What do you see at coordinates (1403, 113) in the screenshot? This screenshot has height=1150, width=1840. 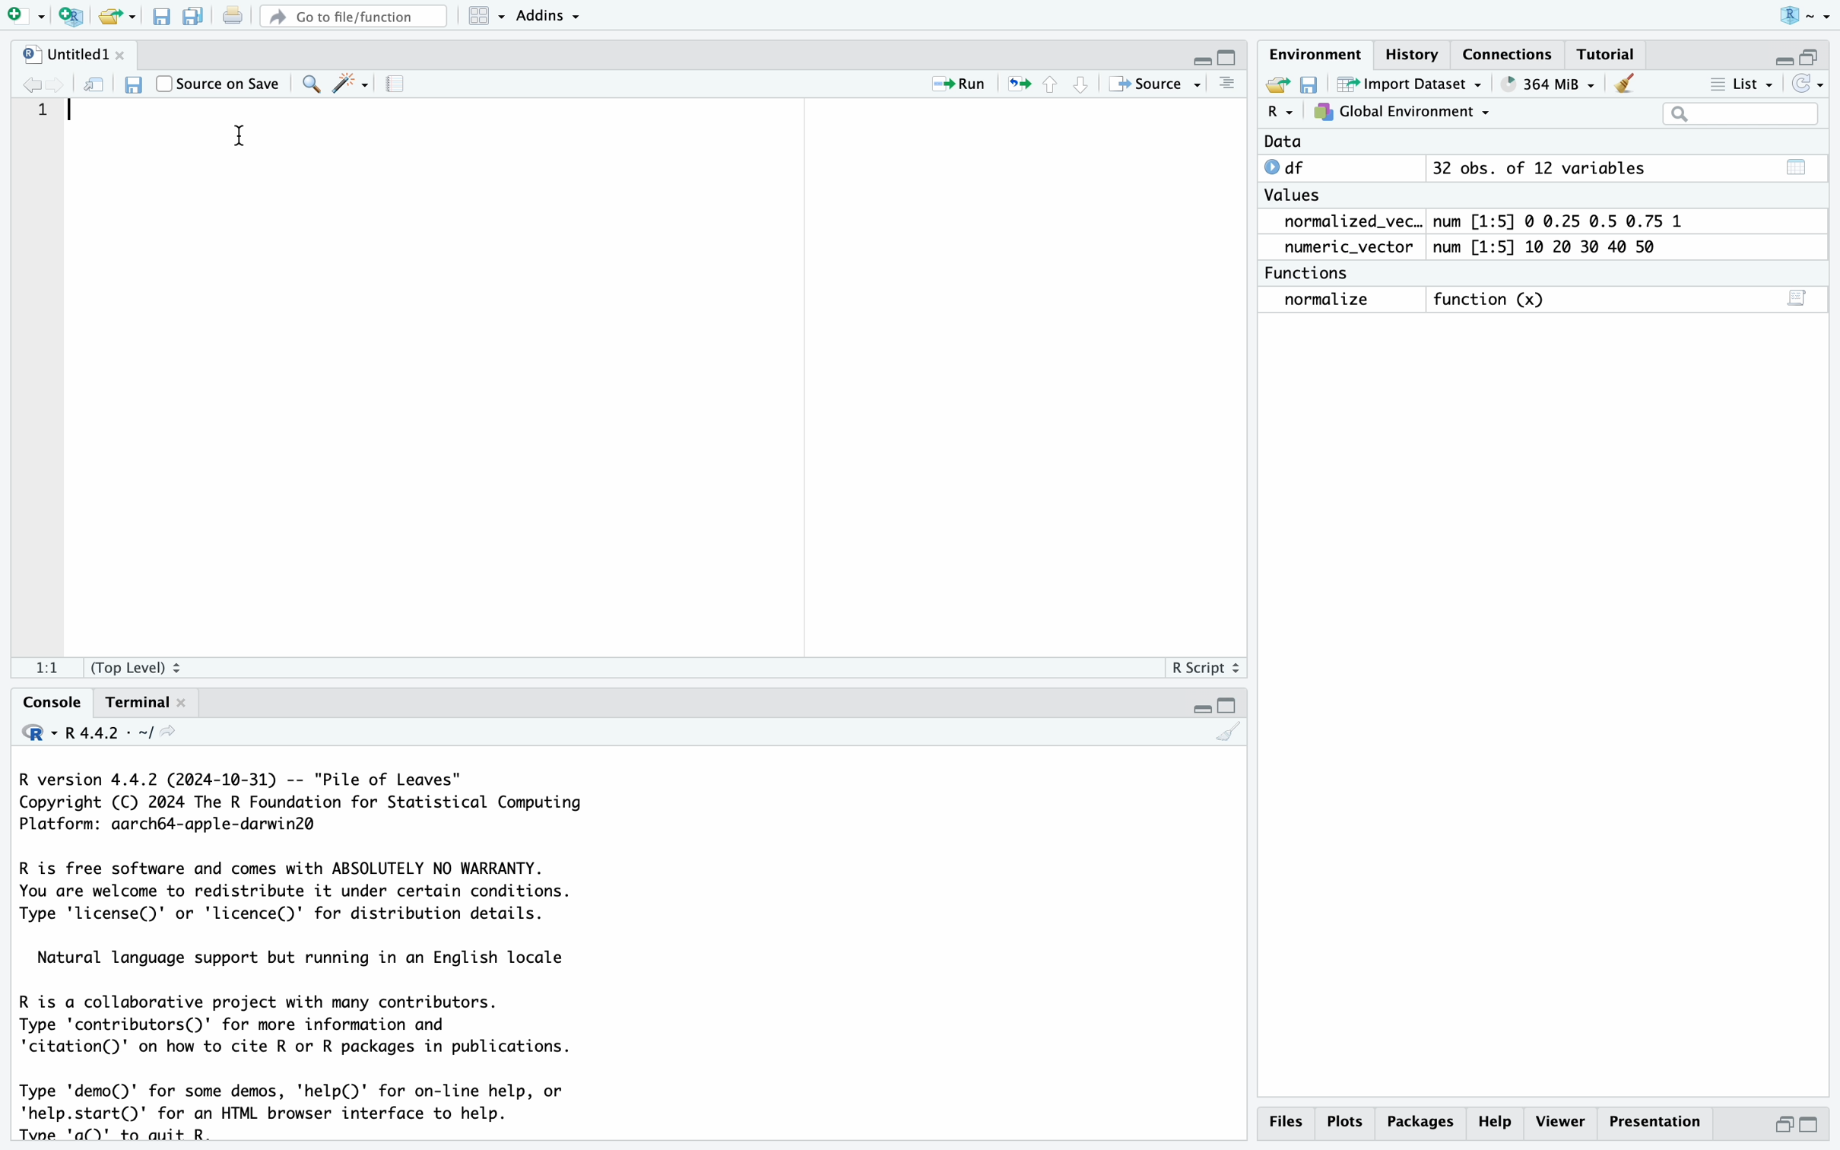 I see `Global Environment` at bounding box center [1403, 113].